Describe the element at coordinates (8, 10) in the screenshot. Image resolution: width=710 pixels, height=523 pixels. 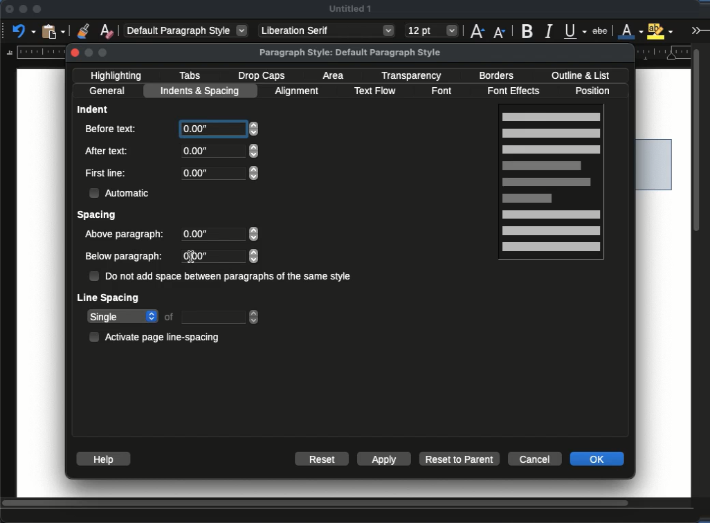
I see `close` at that location.